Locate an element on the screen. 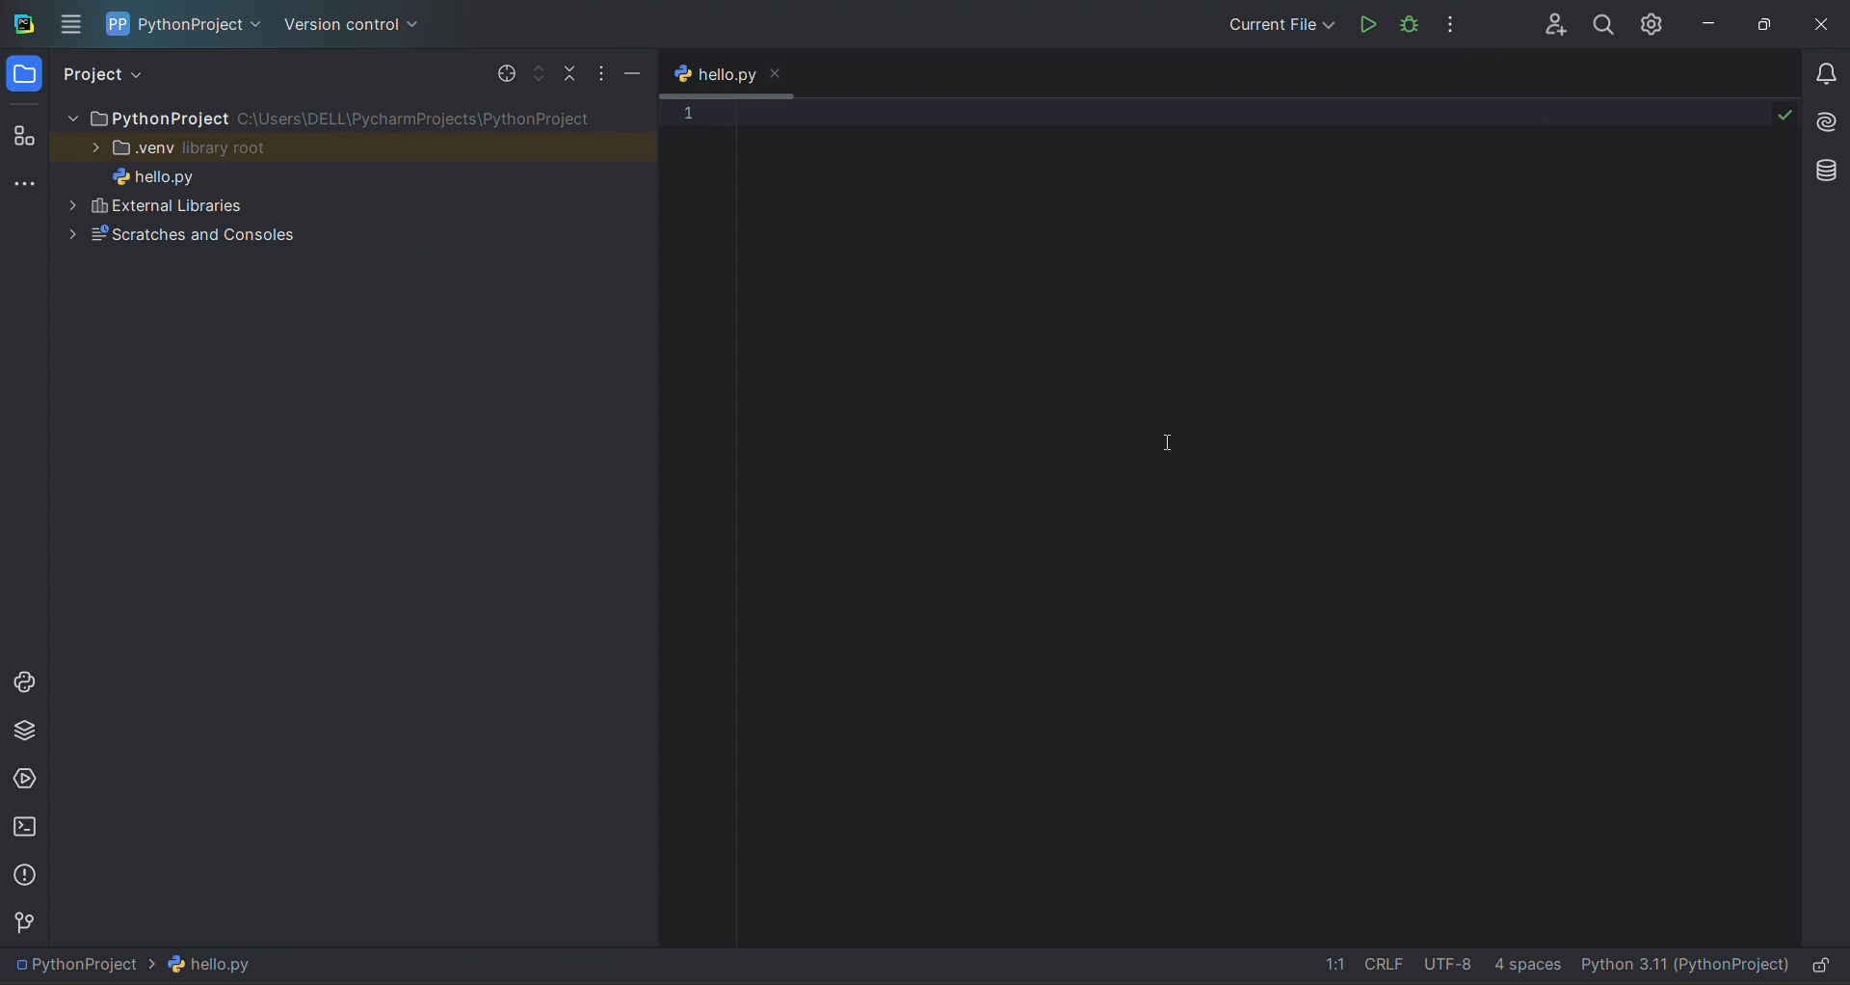 This screenshot has width=1850, height=985. terminal is located at coordinates (24, 829).